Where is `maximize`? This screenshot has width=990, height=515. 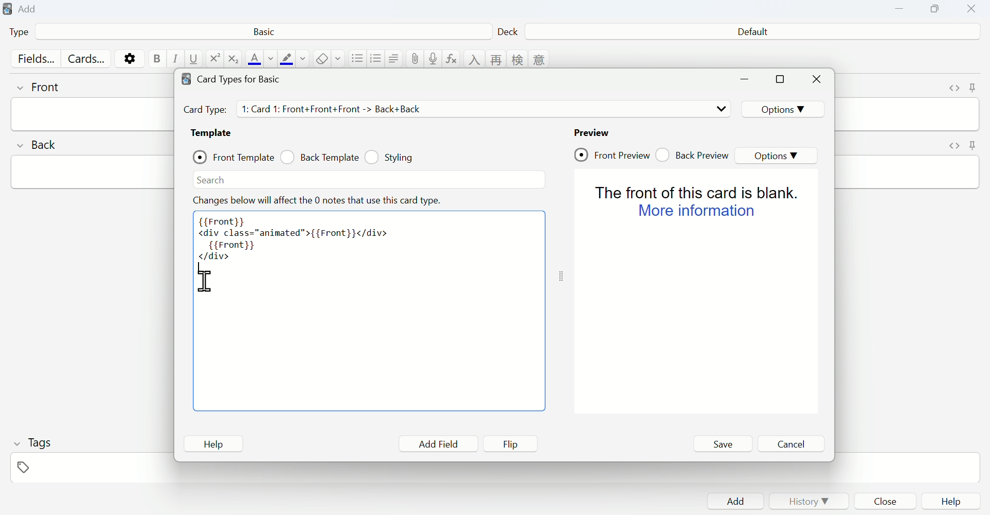
maximize is located at coordinates (782, 82).